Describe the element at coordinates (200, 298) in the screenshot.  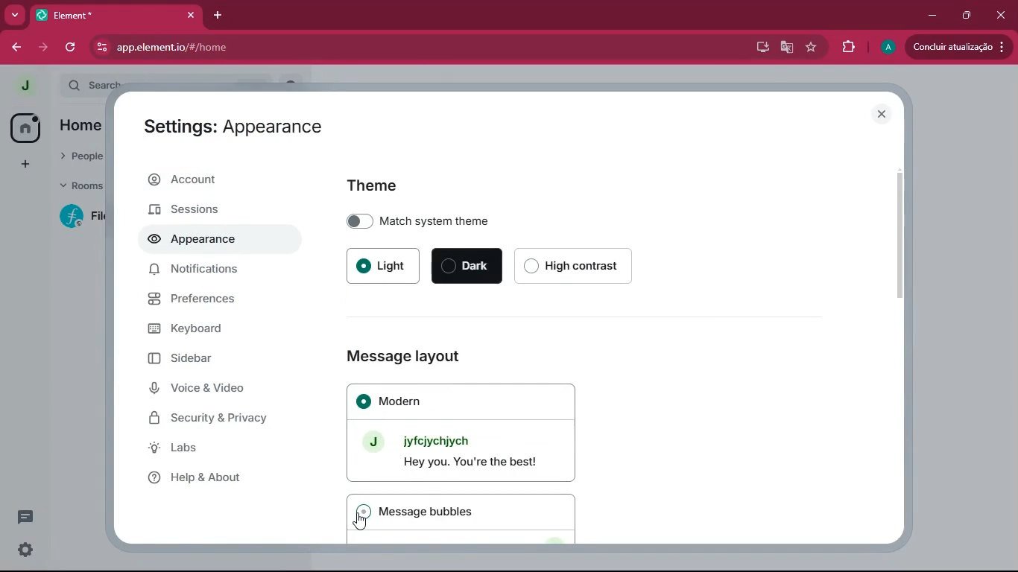
I see `Preferences` at that location.